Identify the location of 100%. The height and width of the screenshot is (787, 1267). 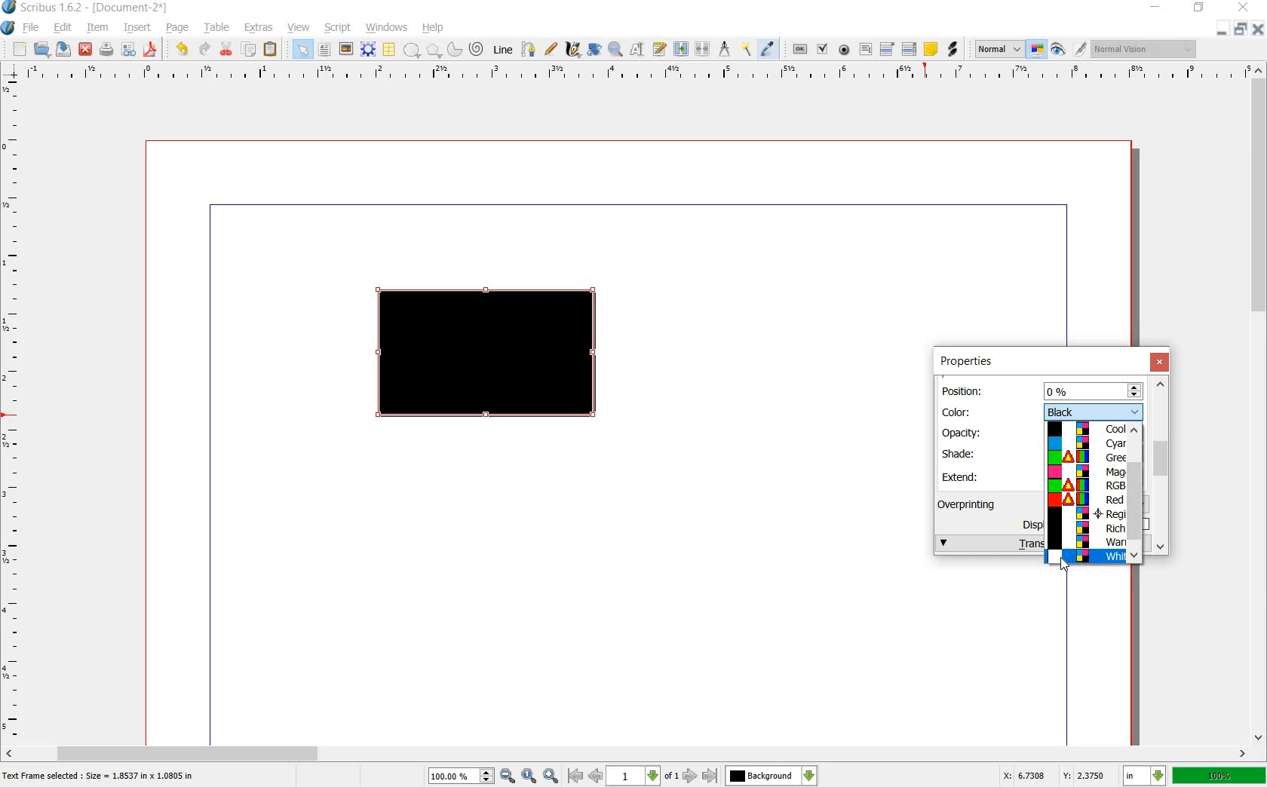
(453, 776).